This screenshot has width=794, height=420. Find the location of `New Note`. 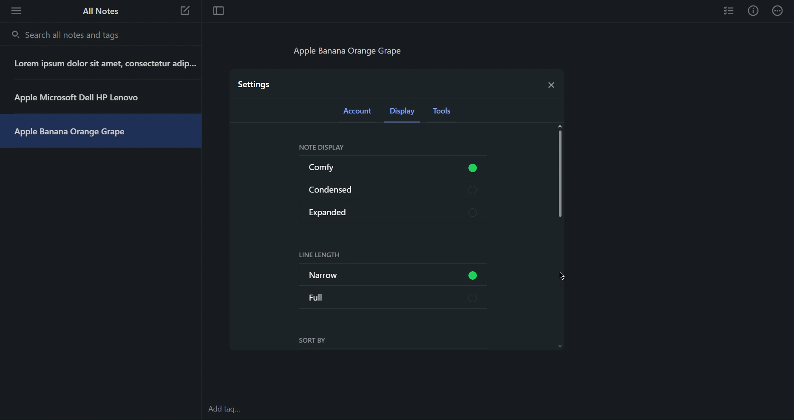

New Note is located at coordinates (185, 12).